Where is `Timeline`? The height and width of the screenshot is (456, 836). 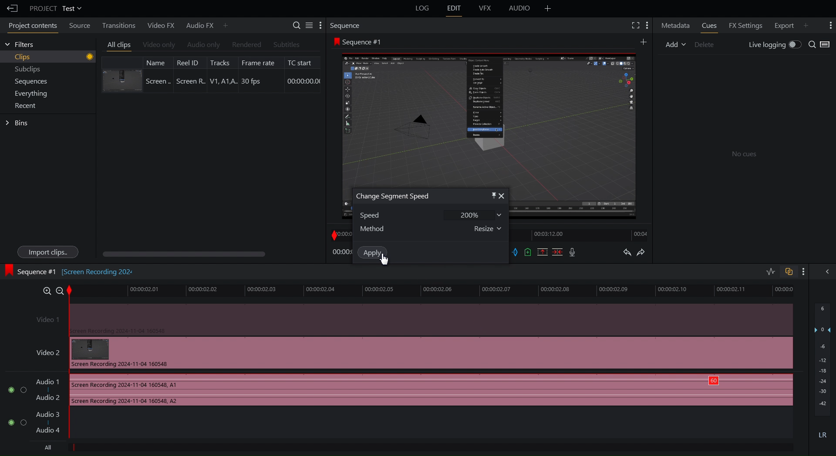 Timeline is located at coordinates (583, 235).